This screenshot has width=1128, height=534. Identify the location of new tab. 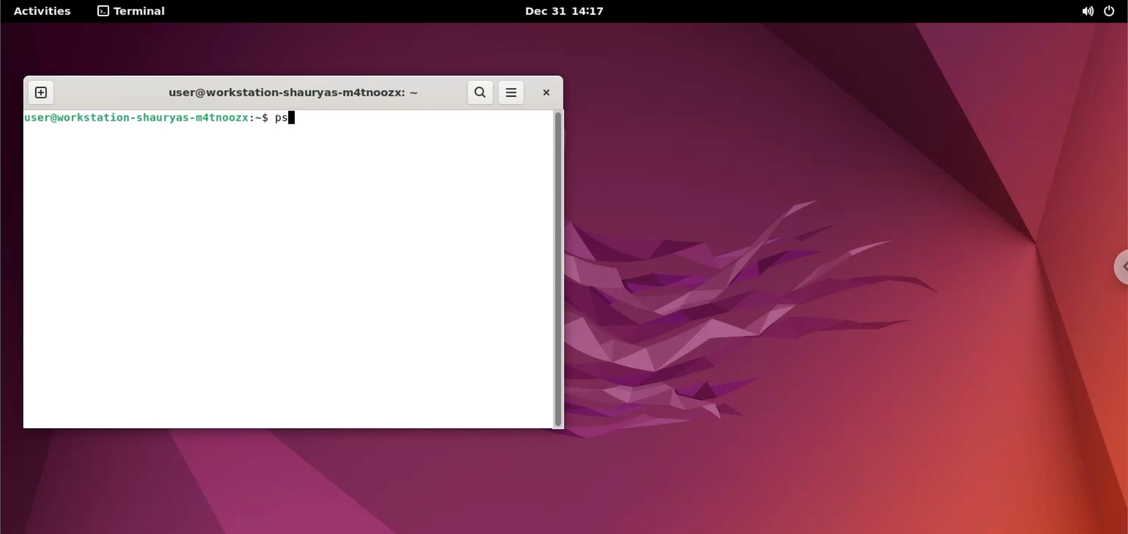
(43, 93).